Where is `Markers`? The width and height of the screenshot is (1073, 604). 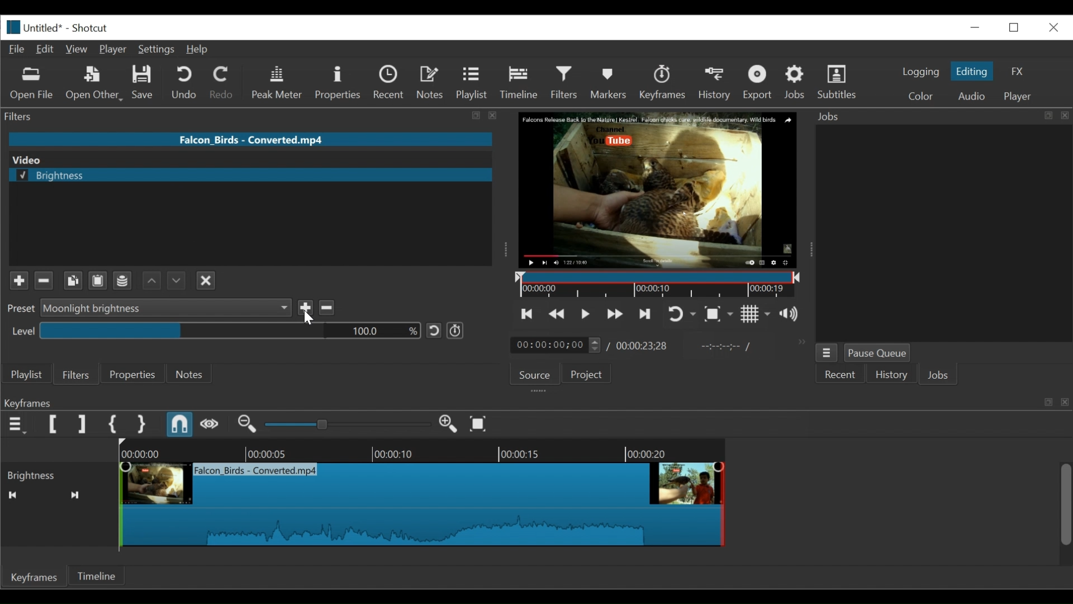 Markers is located at coordinates (610, 82).